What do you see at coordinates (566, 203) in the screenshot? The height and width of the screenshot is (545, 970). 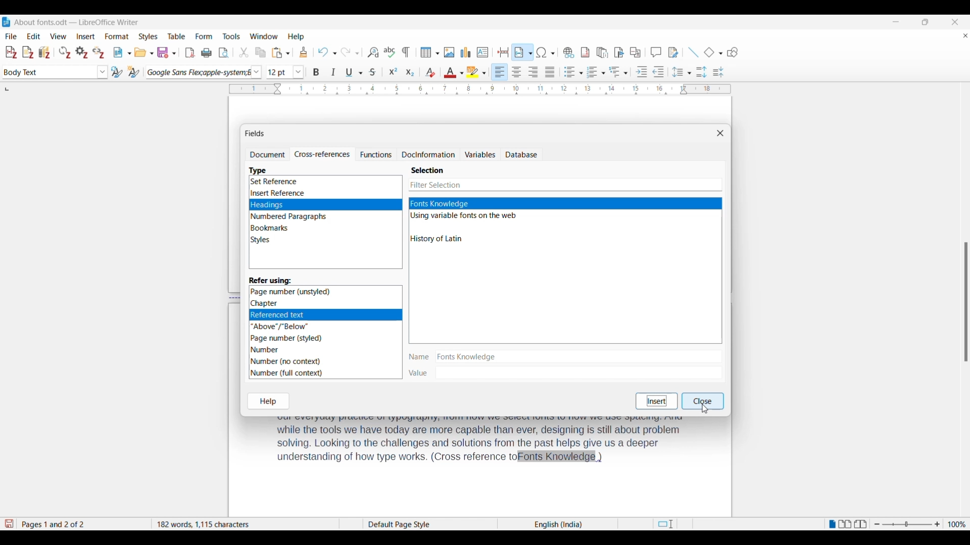 I see `Highllighted as current selection` at bounding box center [566, 203].